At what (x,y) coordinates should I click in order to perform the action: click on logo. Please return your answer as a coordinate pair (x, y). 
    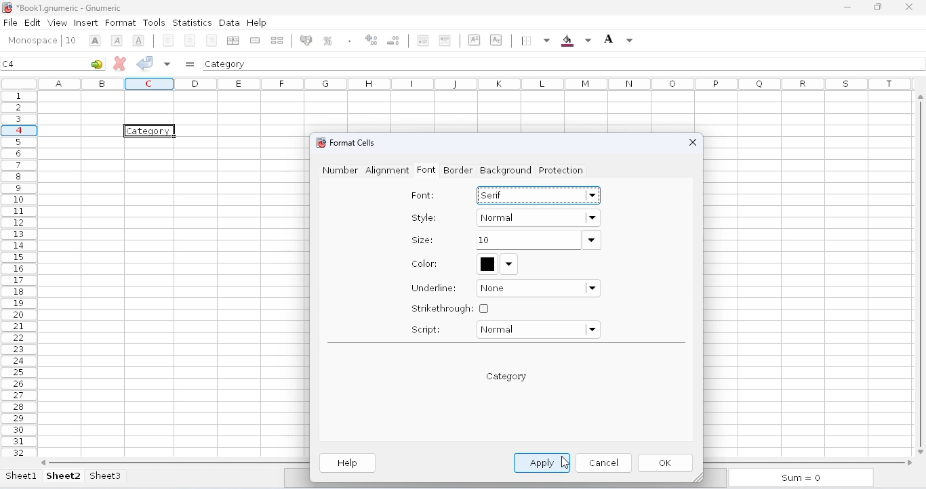
    Looking at the image, I should click on (319, 142).